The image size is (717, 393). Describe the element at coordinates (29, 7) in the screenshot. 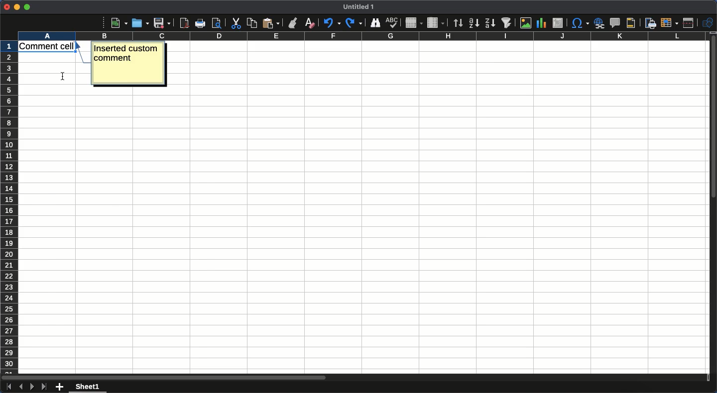

I see `Maximize` at that location.